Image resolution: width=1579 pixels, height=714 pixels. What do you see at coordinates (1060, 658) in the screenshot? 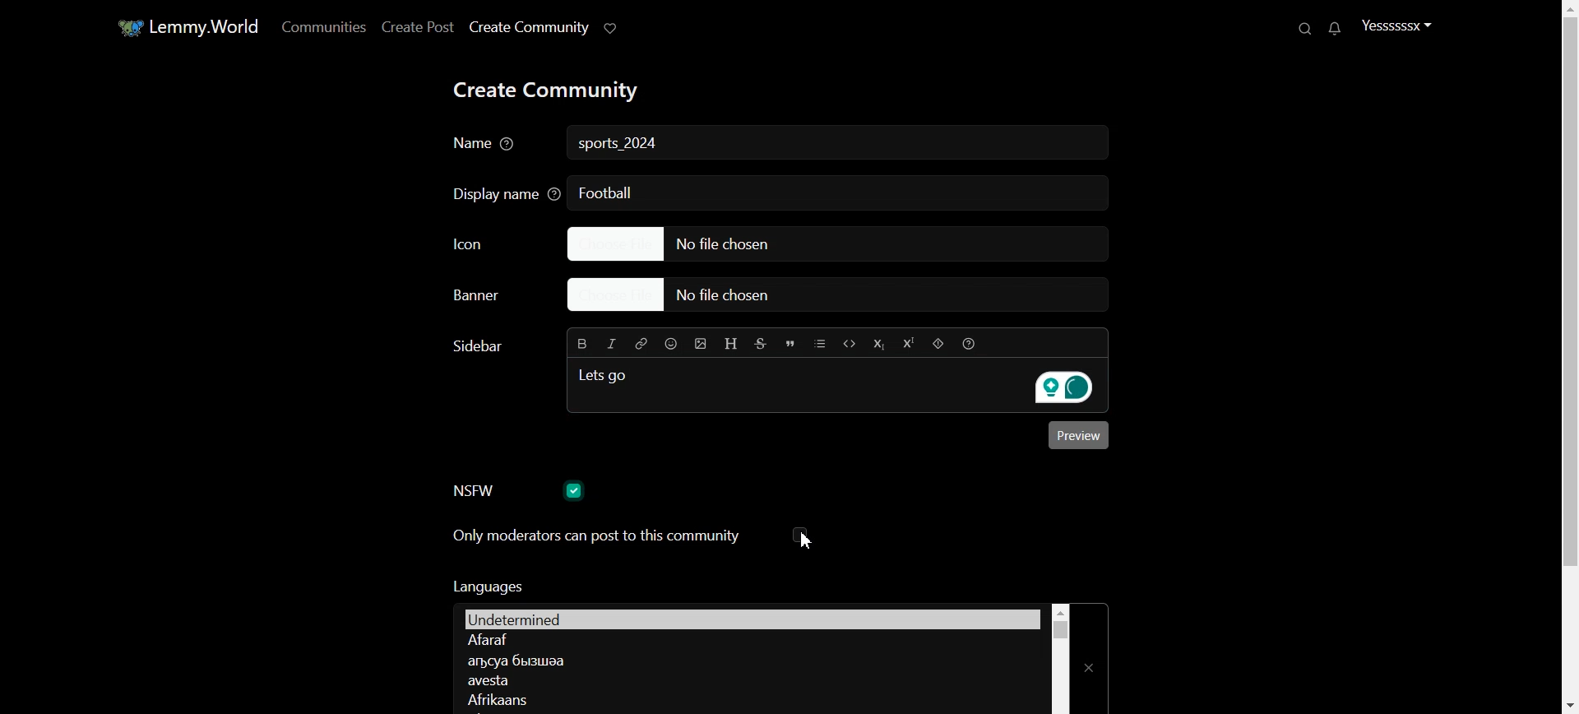
I see `Vertical scroll bar` at bounding box center [1060, 658].